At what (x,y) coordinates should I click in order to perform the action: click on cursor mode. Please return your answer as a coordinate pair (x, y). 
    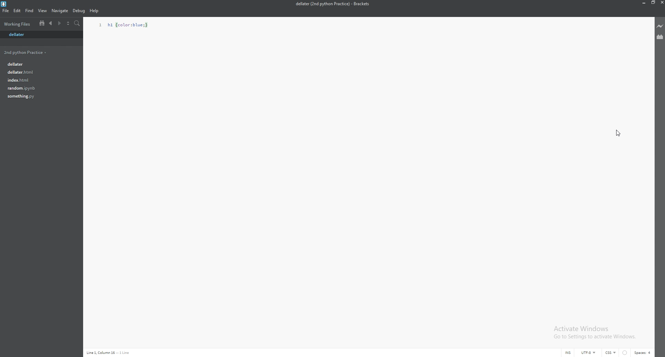
    Looking at the image, I should click on (562, 353).